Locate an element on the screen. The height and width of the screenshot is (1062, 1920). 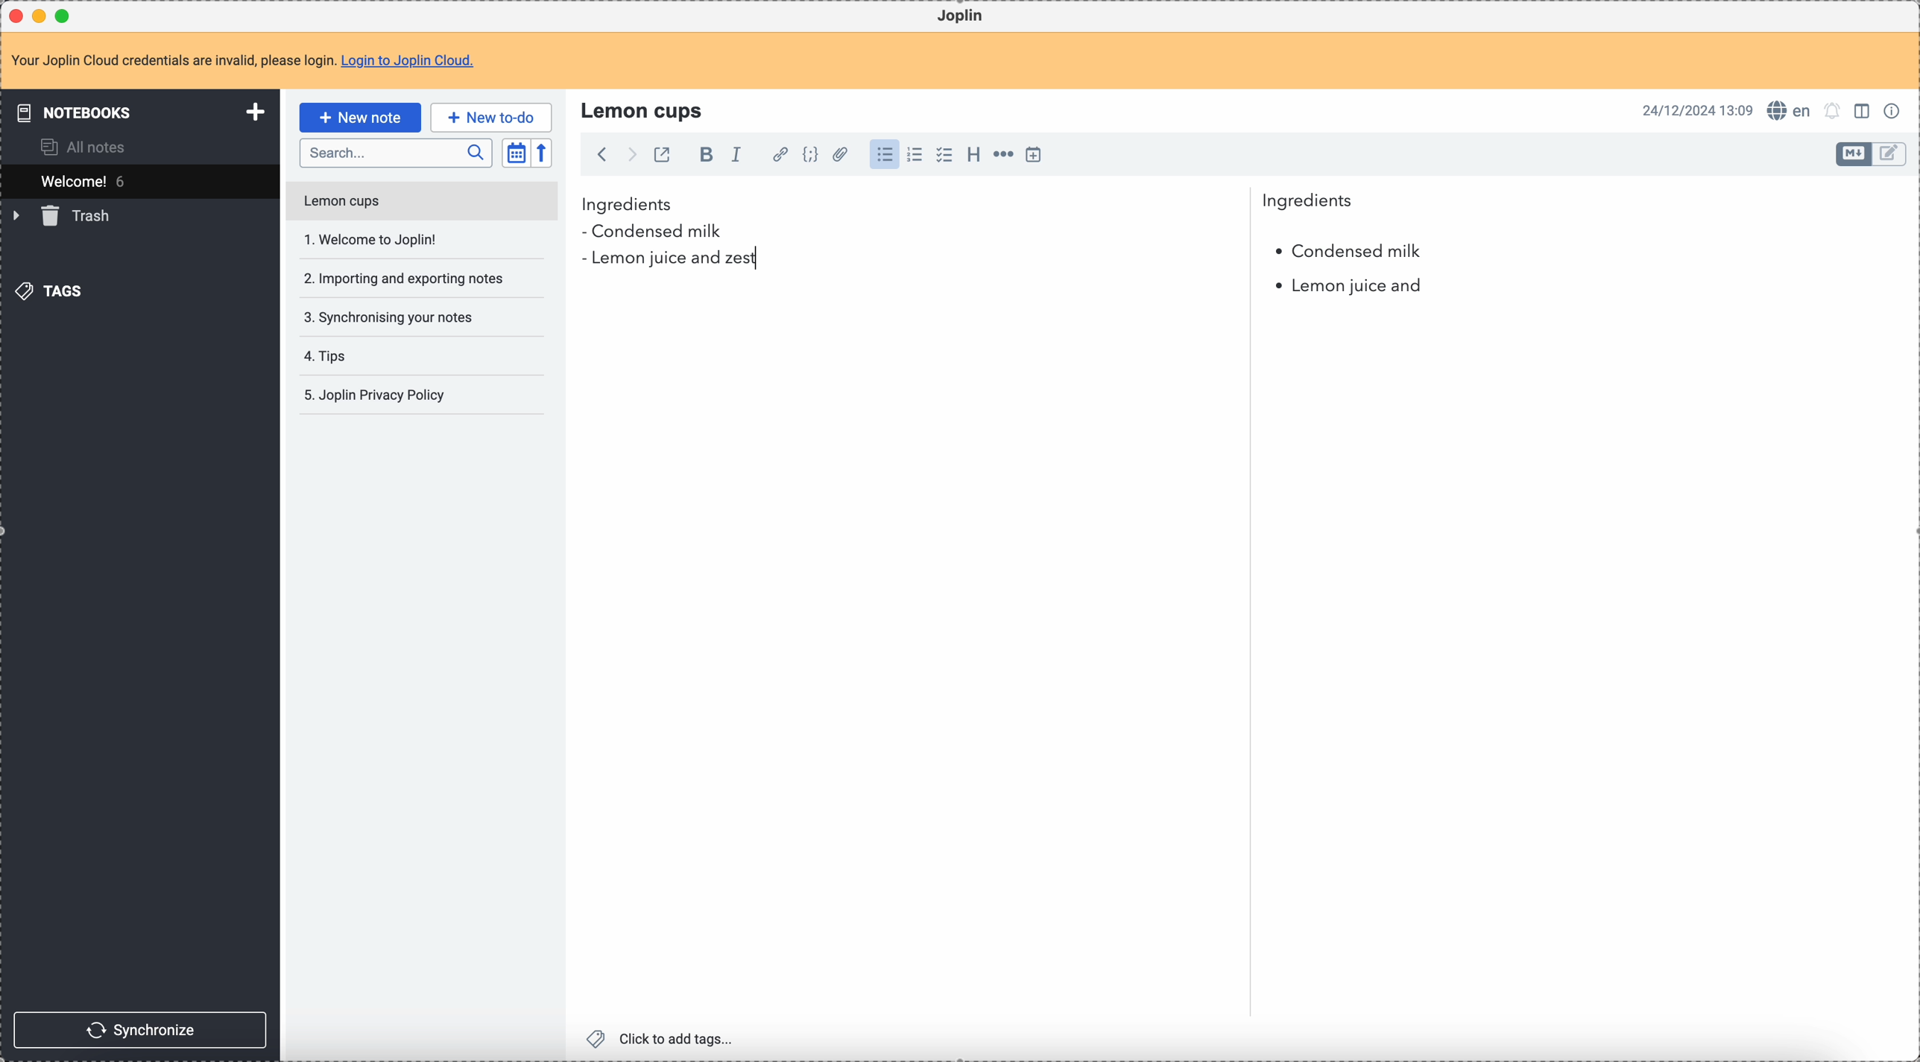
toggle edit layout is located at coordinates (1890, 155).